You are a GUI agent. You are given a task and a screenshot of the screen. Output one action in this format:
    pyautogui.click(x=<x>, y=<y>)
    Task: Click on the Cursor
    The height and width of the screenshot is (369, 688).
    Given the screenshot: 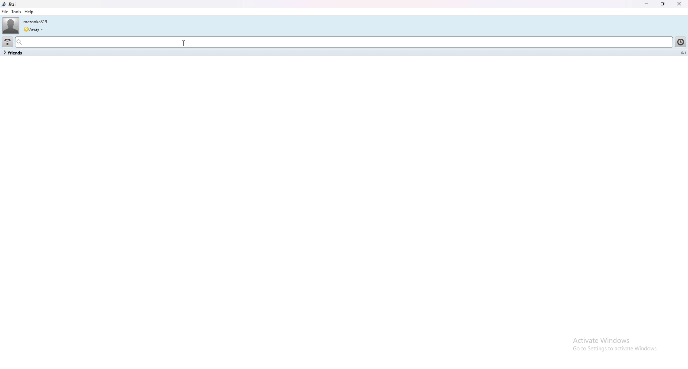 What is the action you would take?
    pyautogui.click(x=26, y=41)
    